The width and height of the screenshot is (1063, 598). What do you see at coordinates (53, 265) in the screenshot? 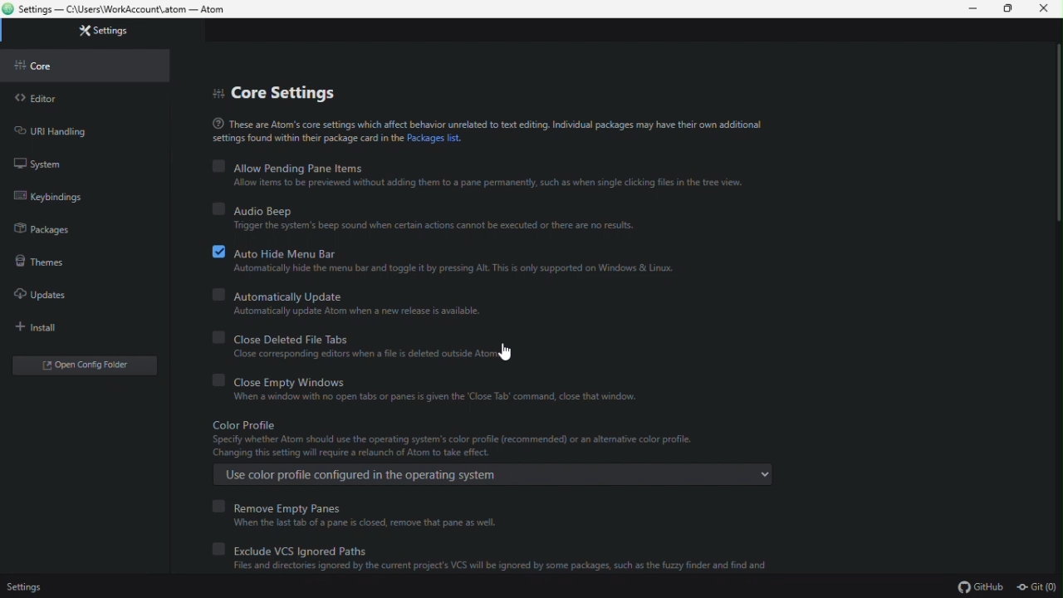
I see `Themes` at bounding box center [53, 265].